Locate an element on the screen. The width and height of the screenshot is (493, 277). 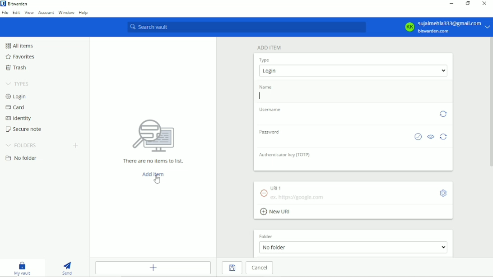
Add item is located at coordinates (153, 174).